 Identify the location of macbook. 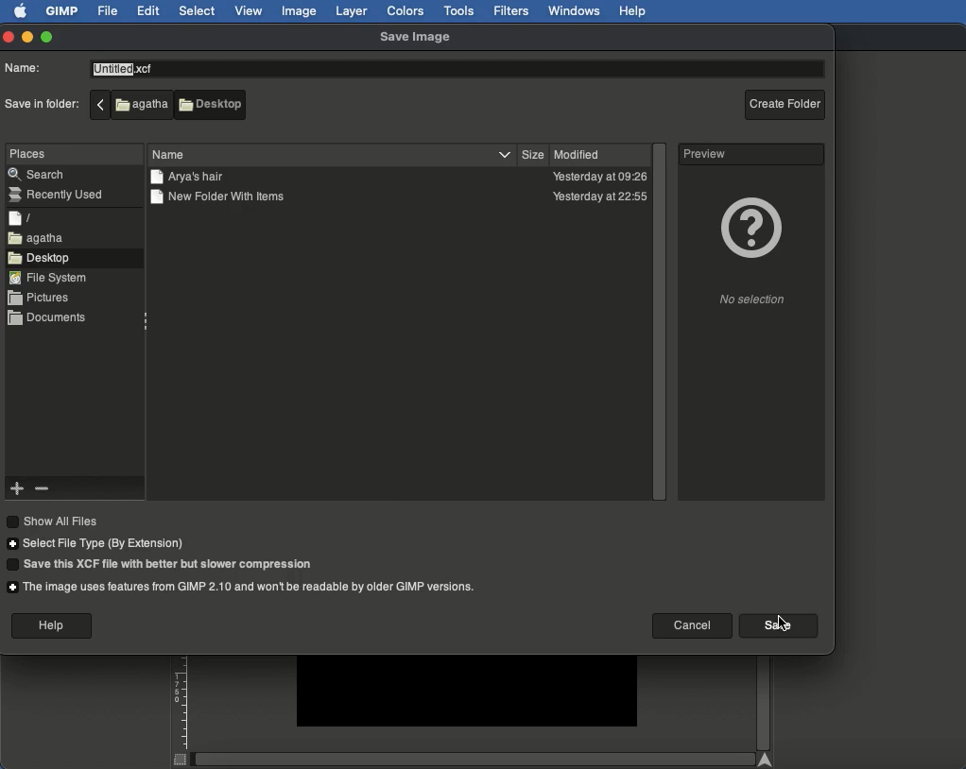
(38, 238).